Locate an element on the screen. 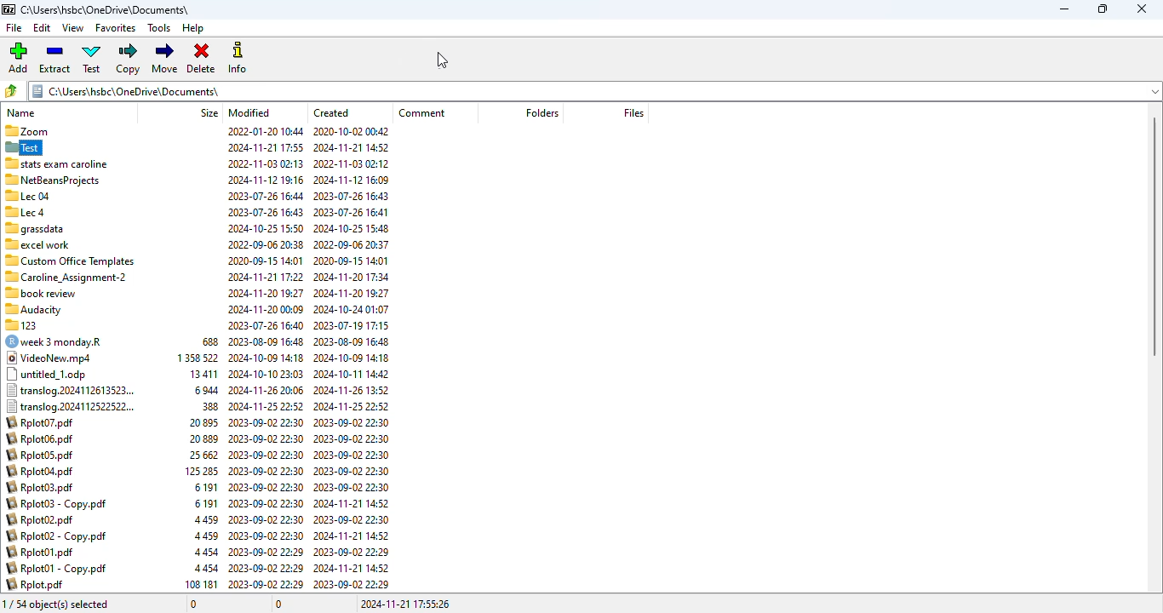 Image resolution: width=1163 pixels, height=613 pixels. folders is located at coordinates (541, 112).